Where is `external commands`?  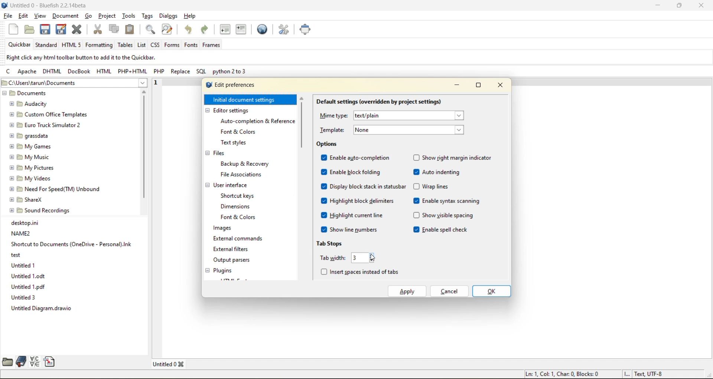
external commands is located at coordinates (238, 240).